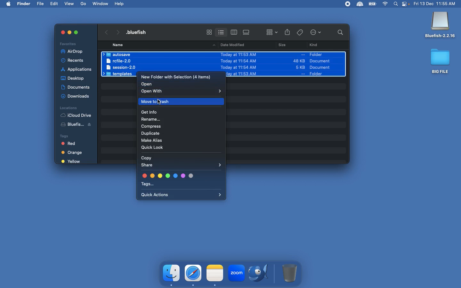  I want to click on Bluefish, so click(79, 125).